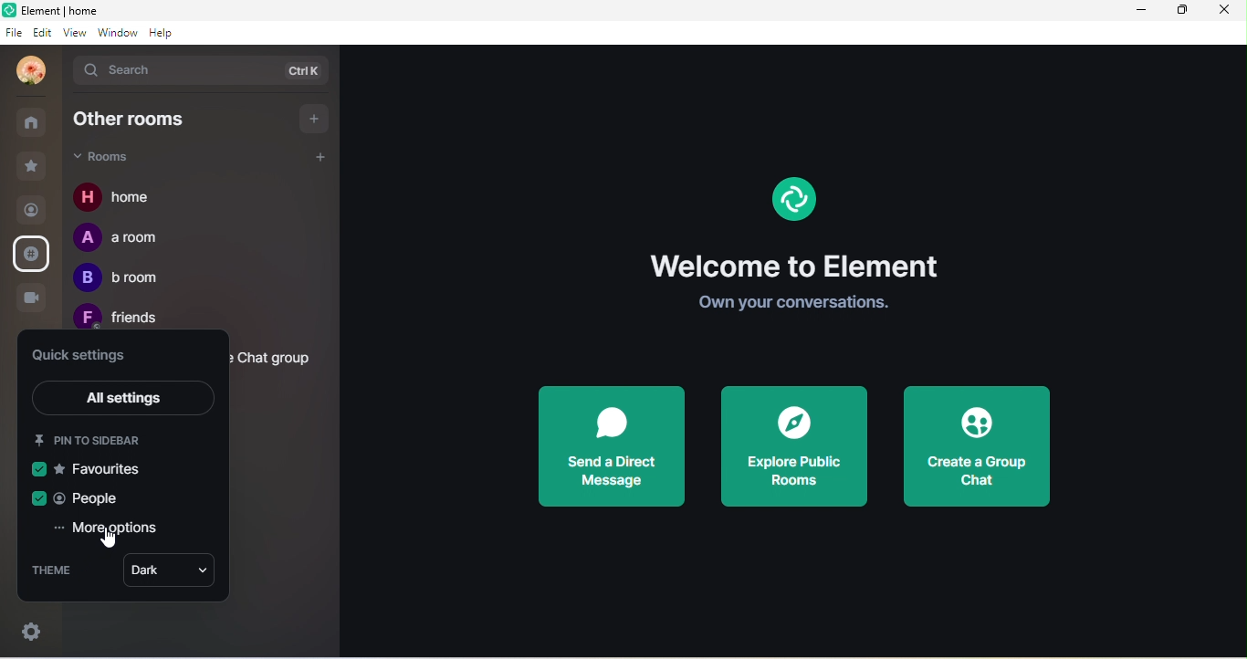 This screenshot has height=659, width=1247. I want to click on people, so click(79, 498).